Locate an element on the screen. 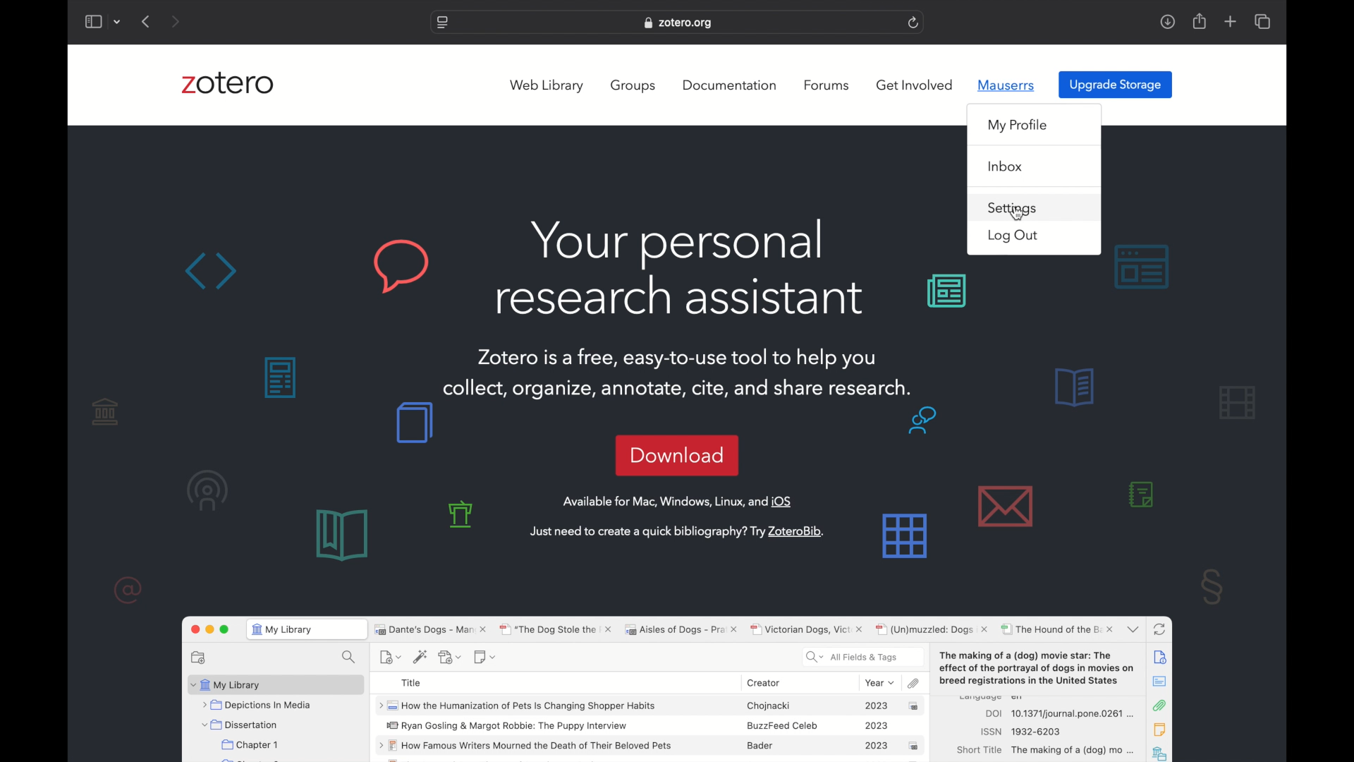 This screenshot has width=1354, height=762. new tab is located at coordinates (1230, 21).